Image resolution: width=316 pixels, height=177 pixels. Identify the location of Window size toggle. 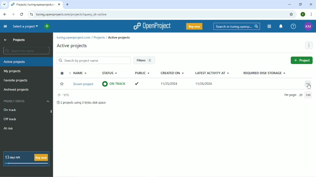
(300, 4).